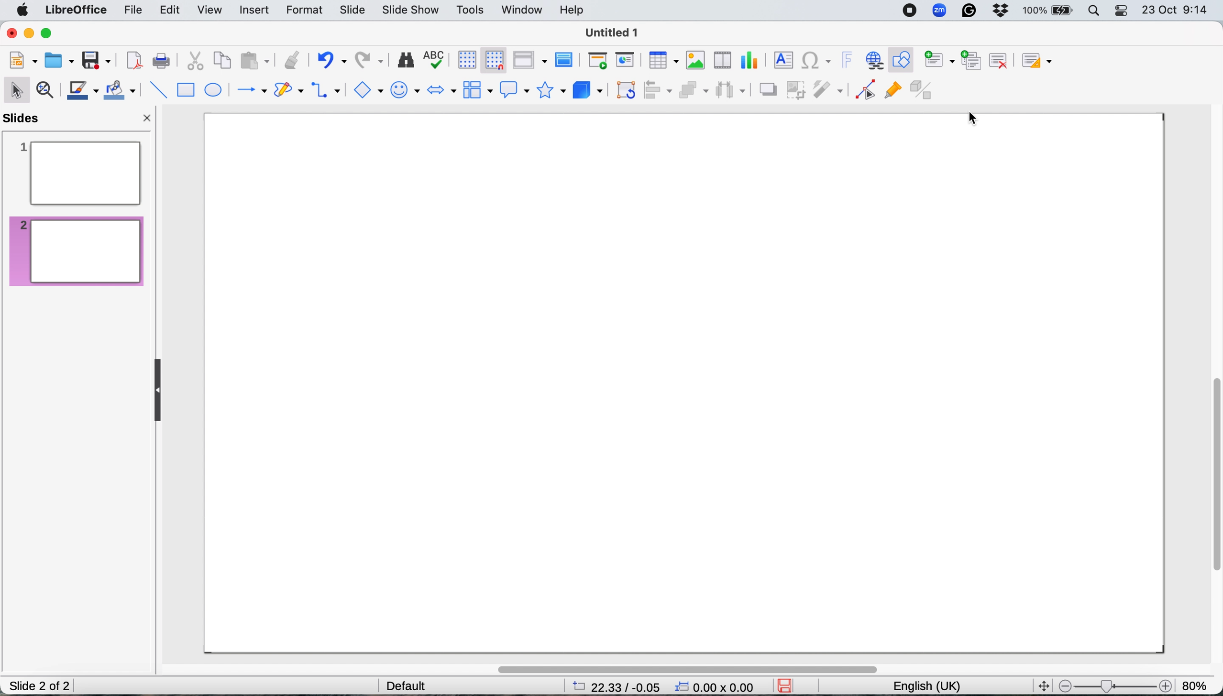  Describe the element at coordinates (212, 11) in the screenshot. I see `view` at that location.